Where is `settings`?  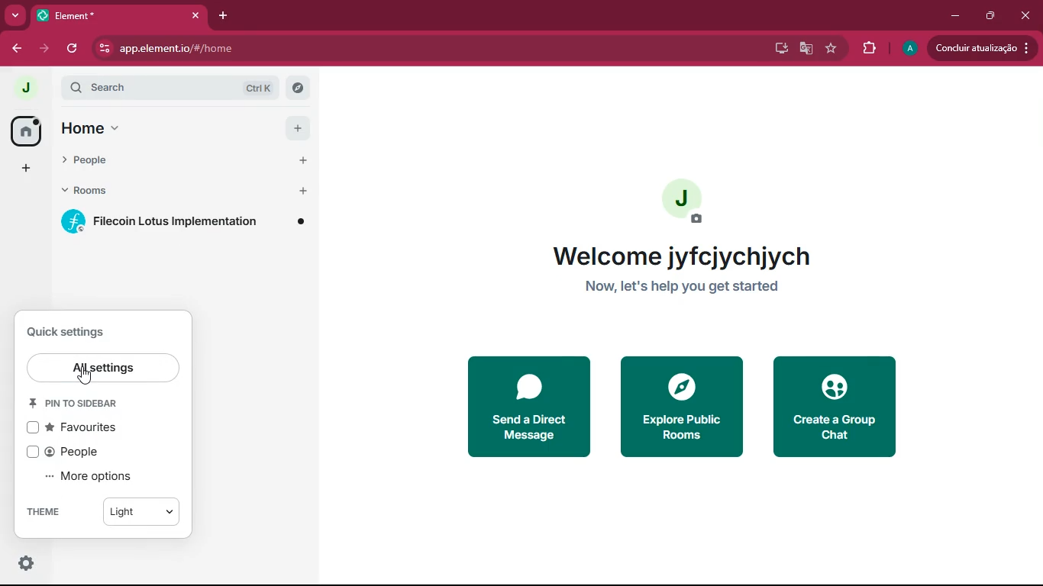 settings is located at coordinates (78, 329).